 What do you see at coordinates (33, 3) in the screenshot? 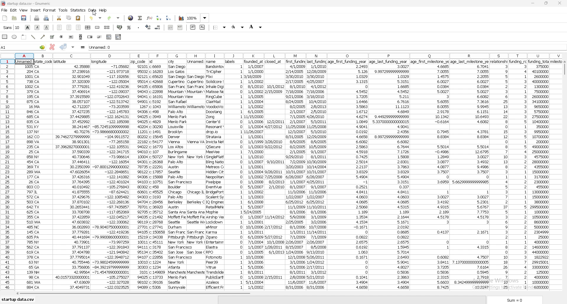
I see `file name` at bounding box center [33, 3].